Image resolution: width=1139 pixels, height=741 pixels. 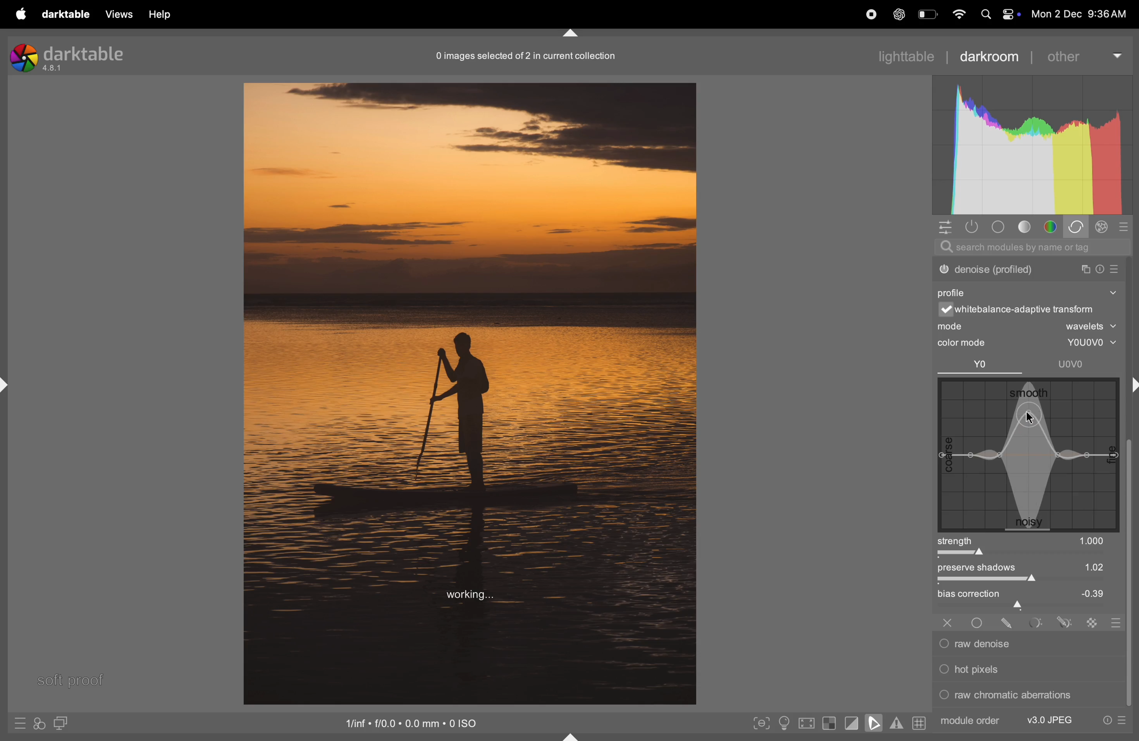 I want to click on colors, so click(x=1052, y=227).